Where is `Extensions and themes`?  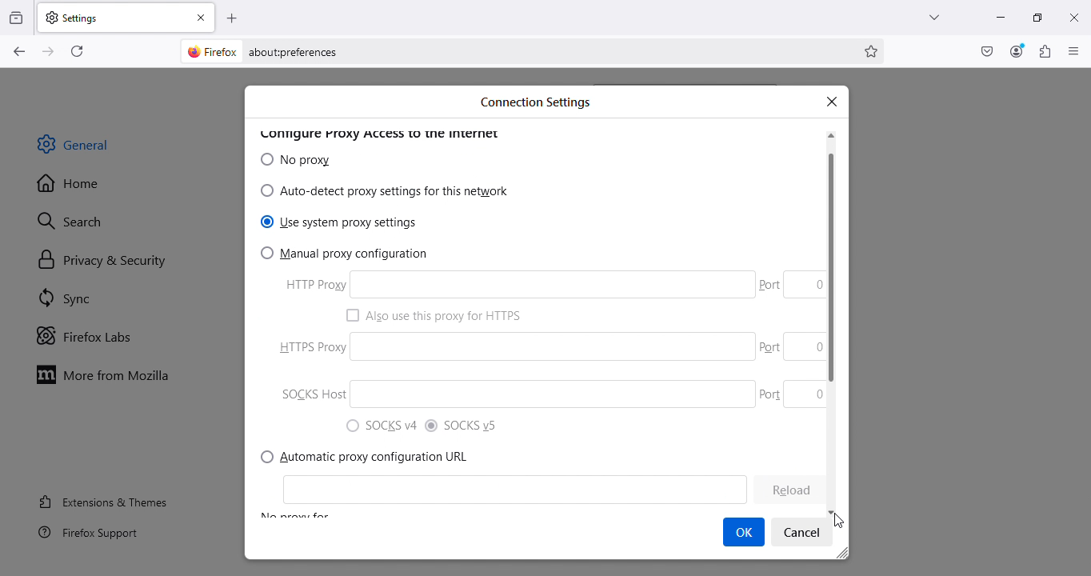
Extensions and themes is located at coordinates (103, 504).